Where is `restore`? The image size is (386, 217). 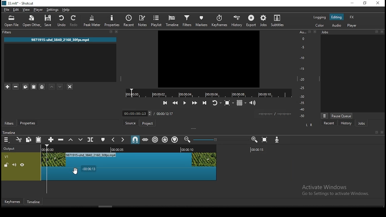
restore is located at coordinates (365, 3).